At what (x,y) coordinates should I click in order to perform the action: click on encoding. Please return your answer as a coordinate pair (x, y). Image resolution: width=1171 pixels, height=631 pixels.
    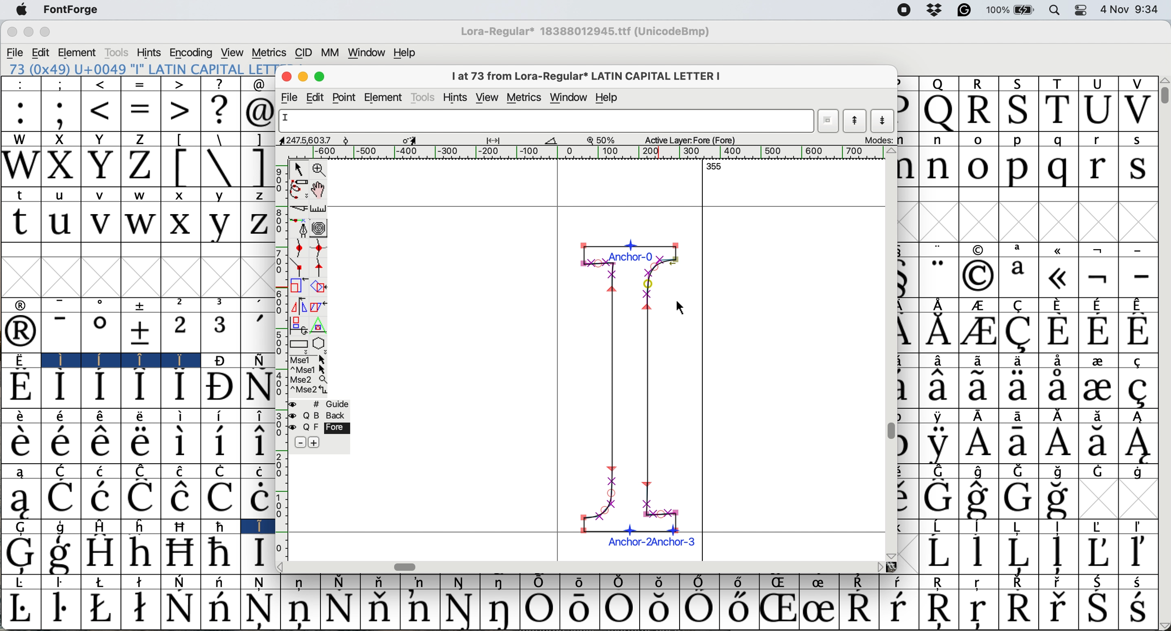
    Looking at the image, I should click on (192, 52).